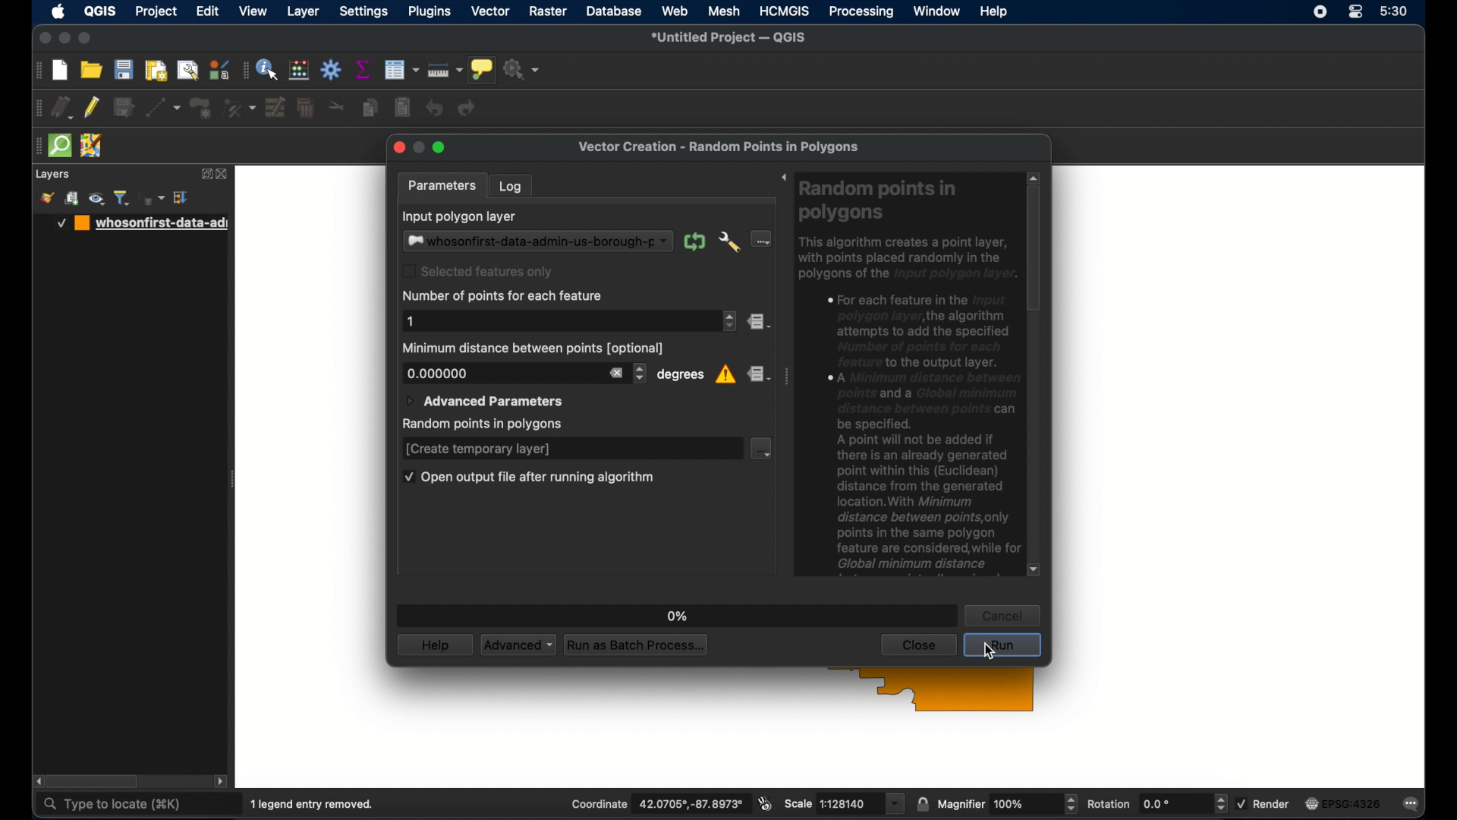  I want to click on view, so click(254, 11).